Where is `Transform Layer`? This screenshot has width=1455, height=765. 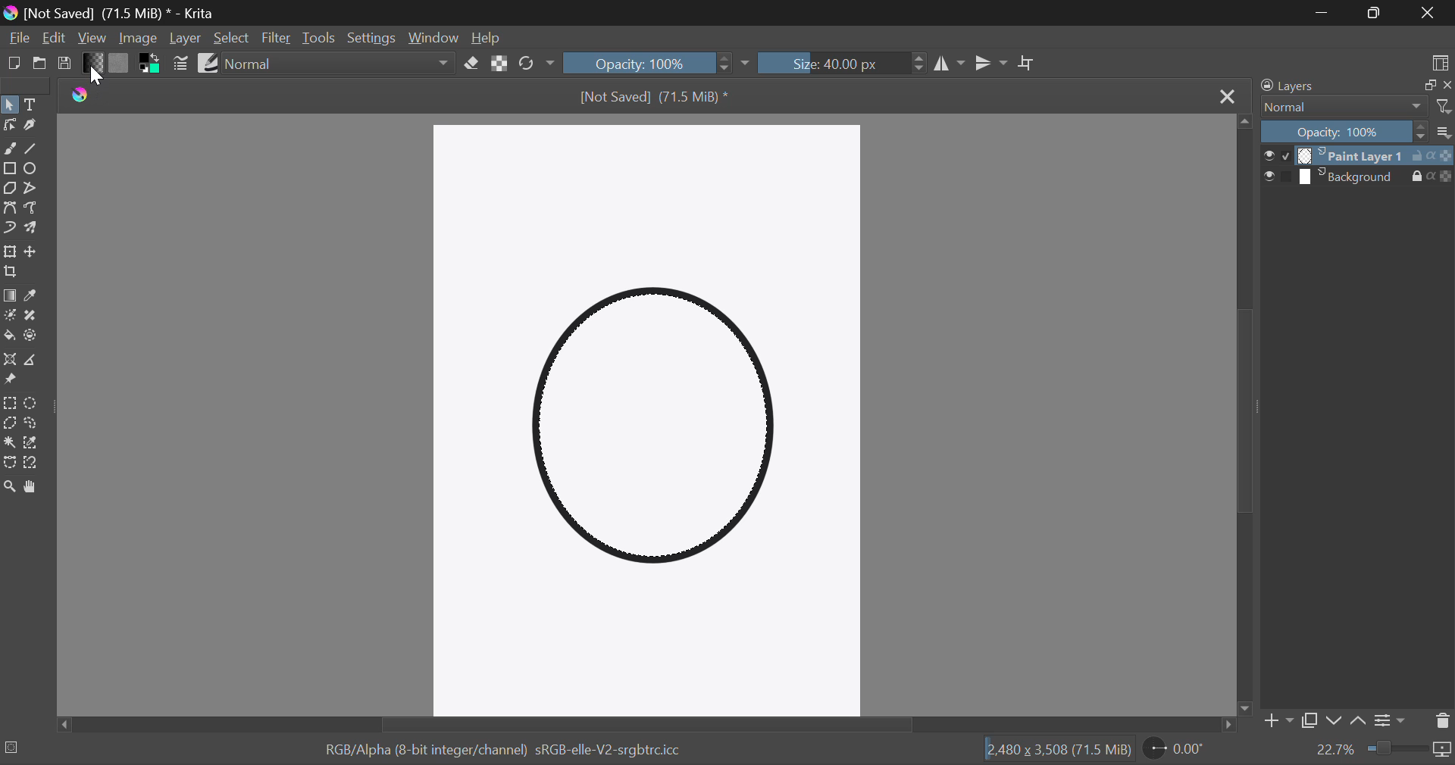
Transform Layer is located at coordinates (11, 253).